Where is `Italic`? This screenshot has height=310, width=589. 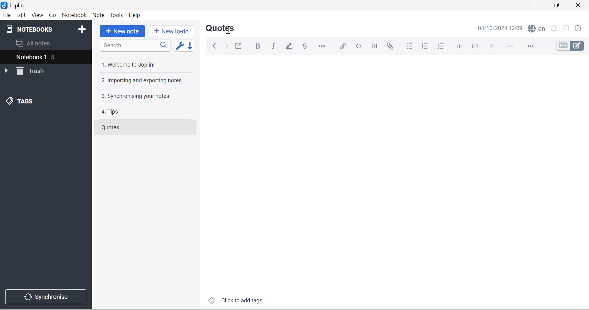
Italic is located at coordinates (275, 46).